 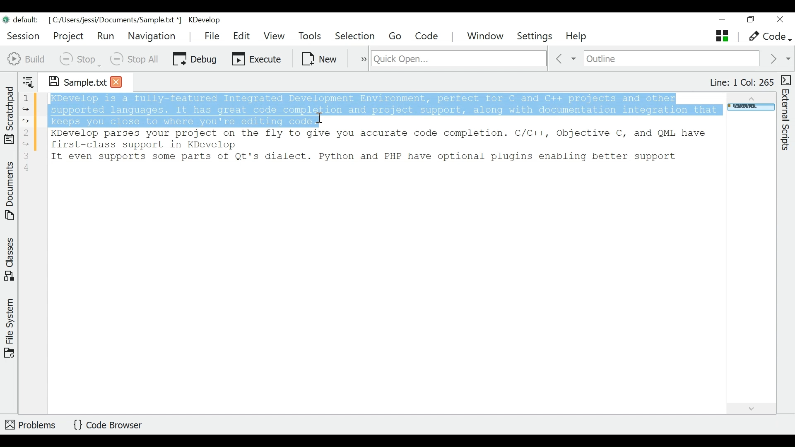 I want to click on Help, so click(x=577, y=37).